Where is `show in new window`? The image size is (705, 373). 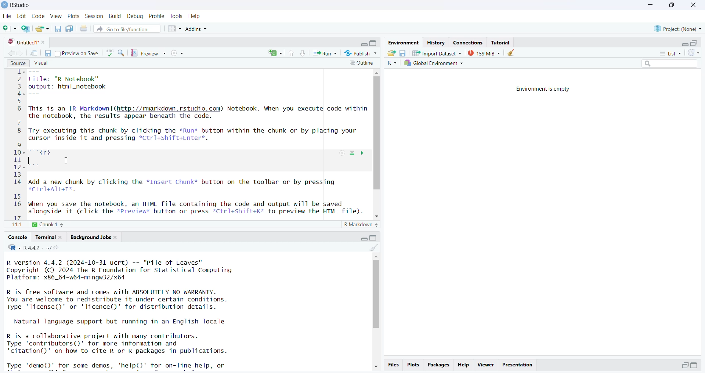 show in new window is located at coordinates (34, 53).